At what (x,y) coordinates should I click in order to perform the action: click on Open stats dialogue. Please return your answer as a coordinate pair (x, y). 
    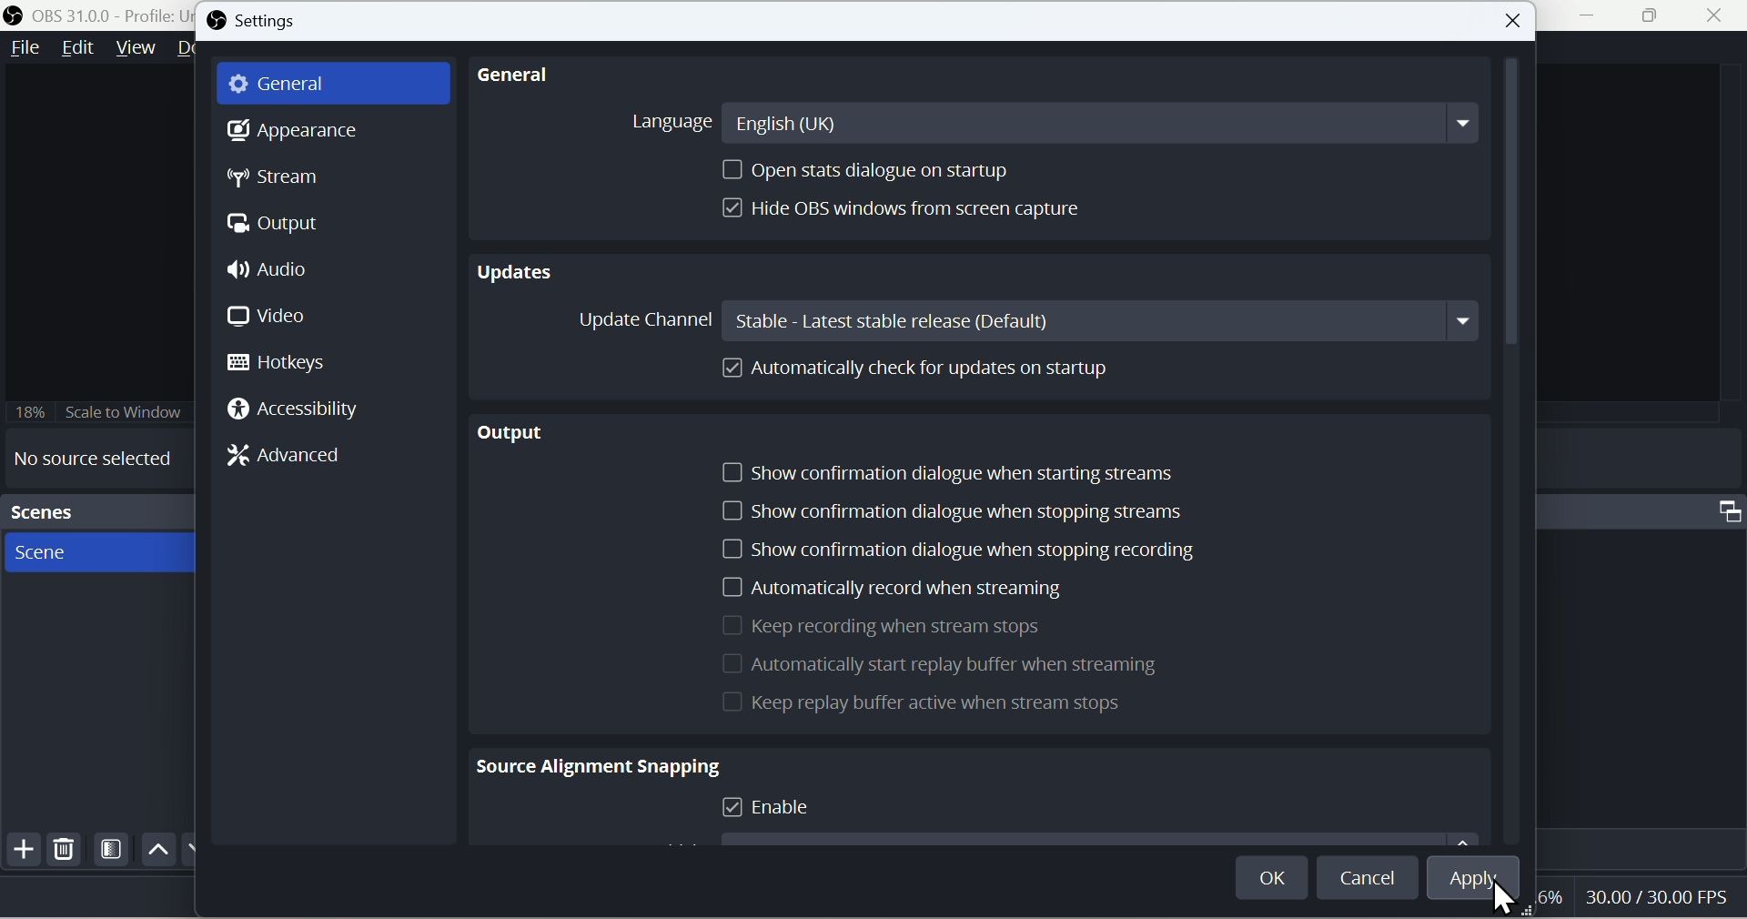
    Looking at the image, I should click on (865, 172).